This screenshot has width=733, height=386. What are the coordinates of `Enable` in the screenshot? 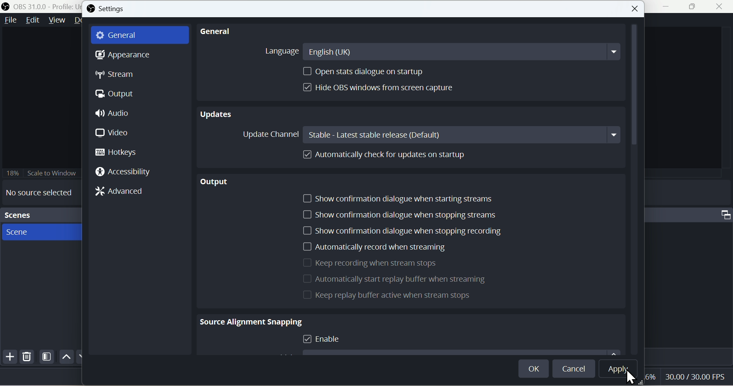 It's located at (325, 340).